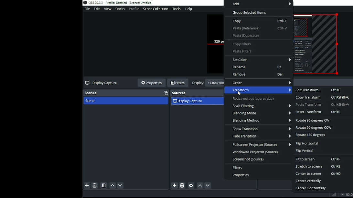 This screenshot has height=198, width=353. What do you see at coordinates (112, 185) in the screenshot?
I see `Move scene up` at bounding box center [112, 185].